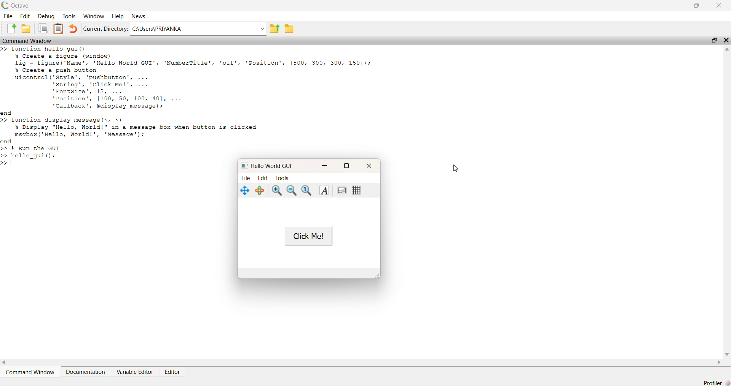 The height and width of the screenshot is (386, 731). Describe the element at coordinates (726, 40) in the screenshot. I see `close` at that location.